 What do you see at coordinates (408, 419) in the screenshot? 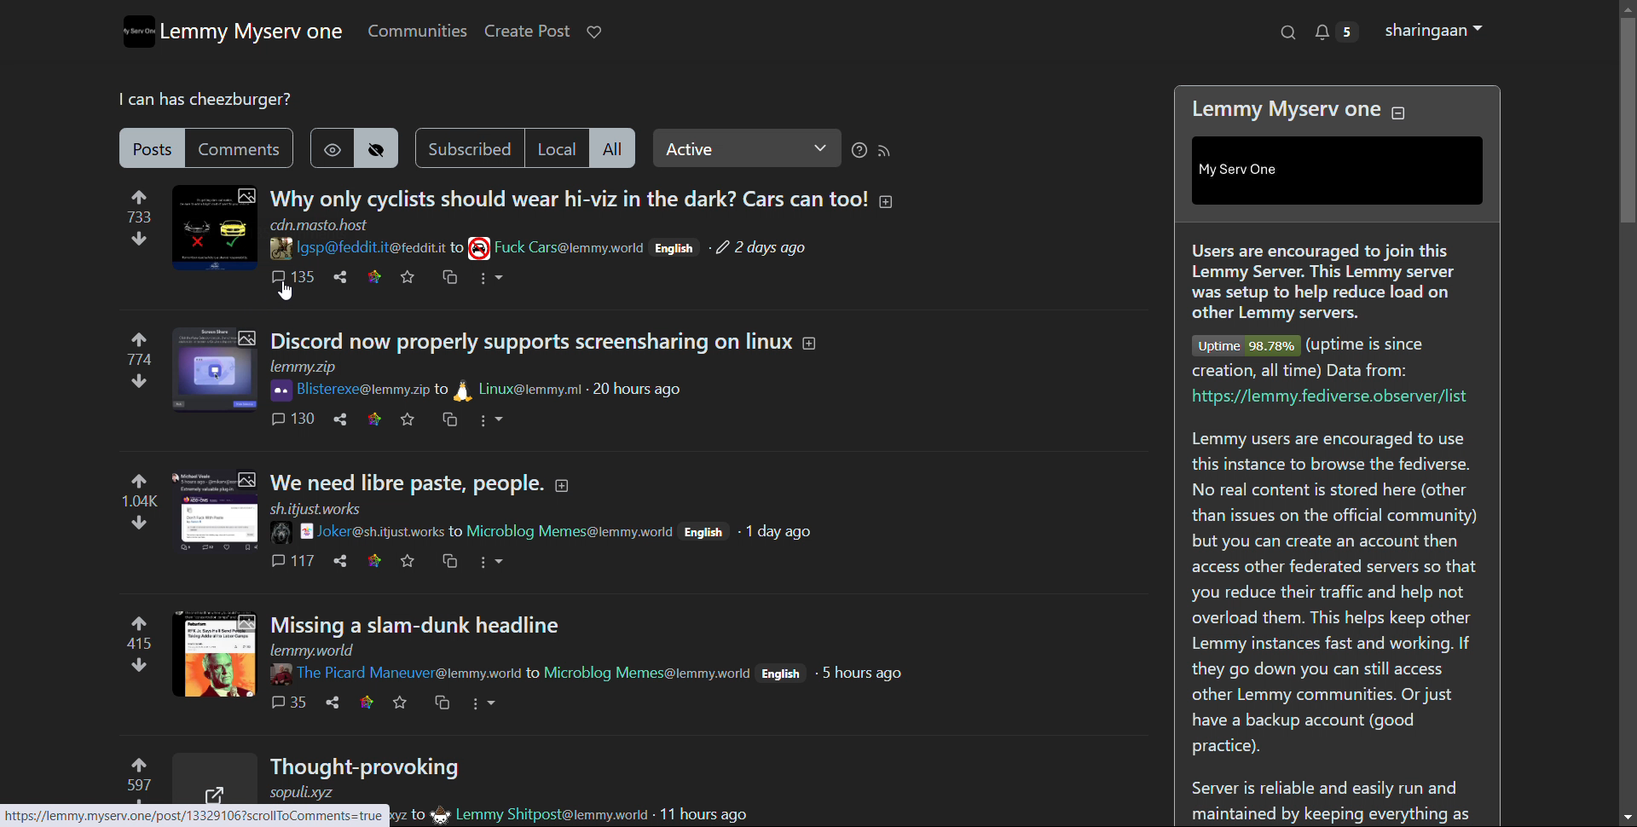
I see `favorites` at bounding box center [408, 419].